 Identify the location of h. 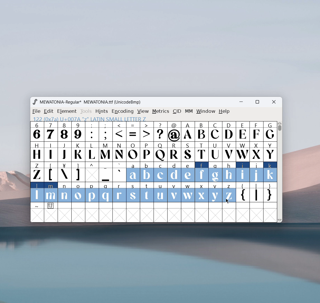
(229, 171).